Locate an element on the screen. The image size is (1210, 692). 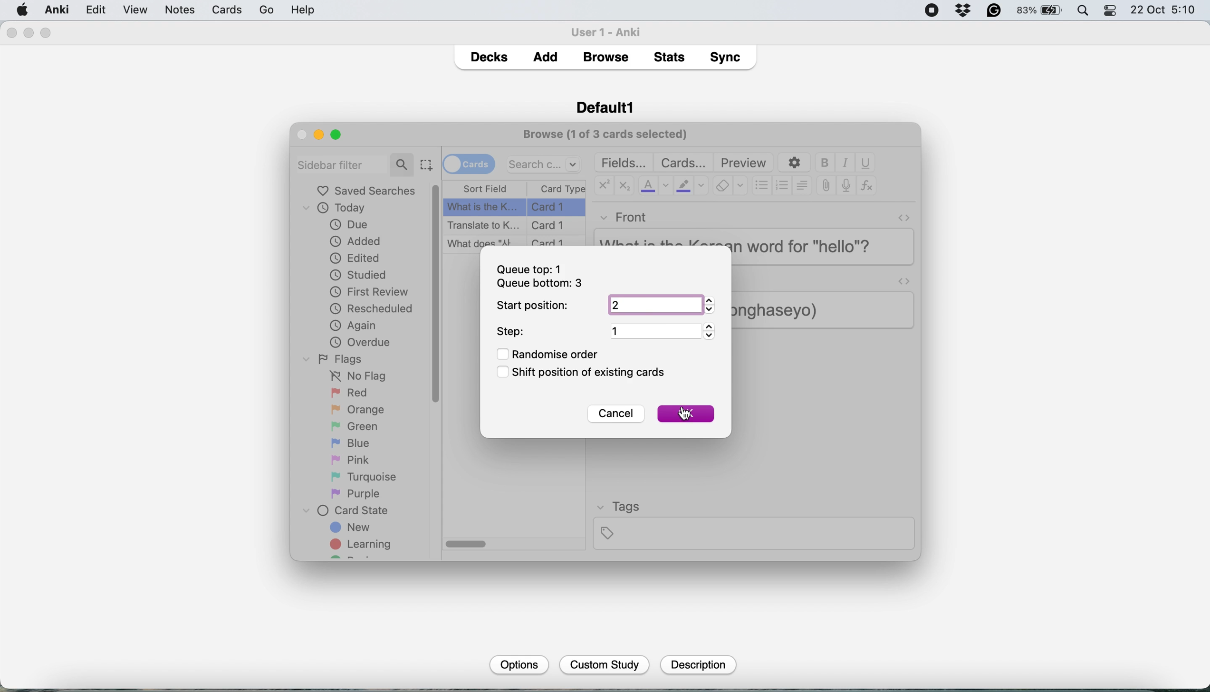
preview is located at coordinates (744, 163).